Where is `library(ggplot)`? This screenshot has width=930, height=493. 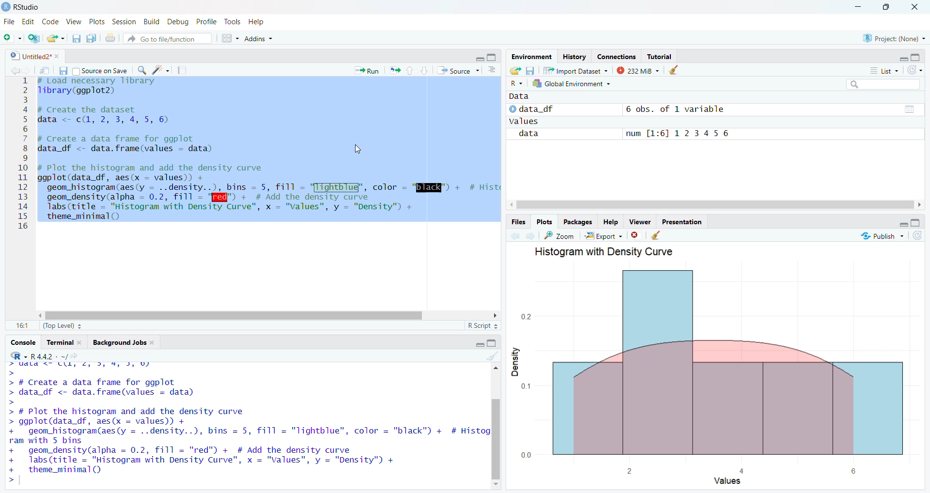 library(ggplot) is located at coordinates (77, 91).